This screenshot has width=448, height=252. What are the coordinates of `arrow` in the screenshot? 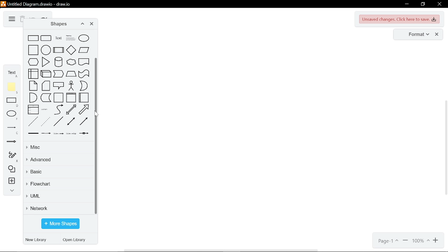 It's located at (84, 110).